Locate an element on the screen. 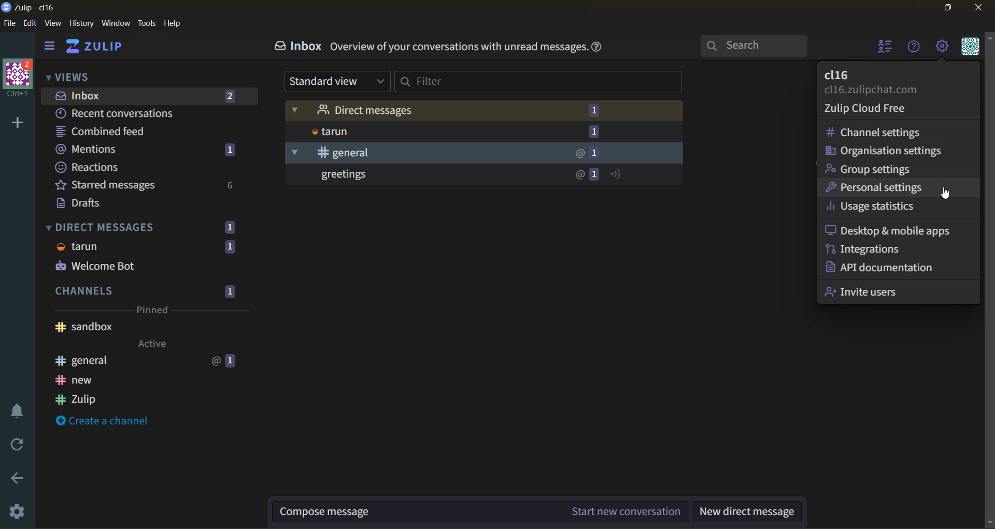 The width and height of the screenshot is (995, 529). file is located at coordinates (10, 24).